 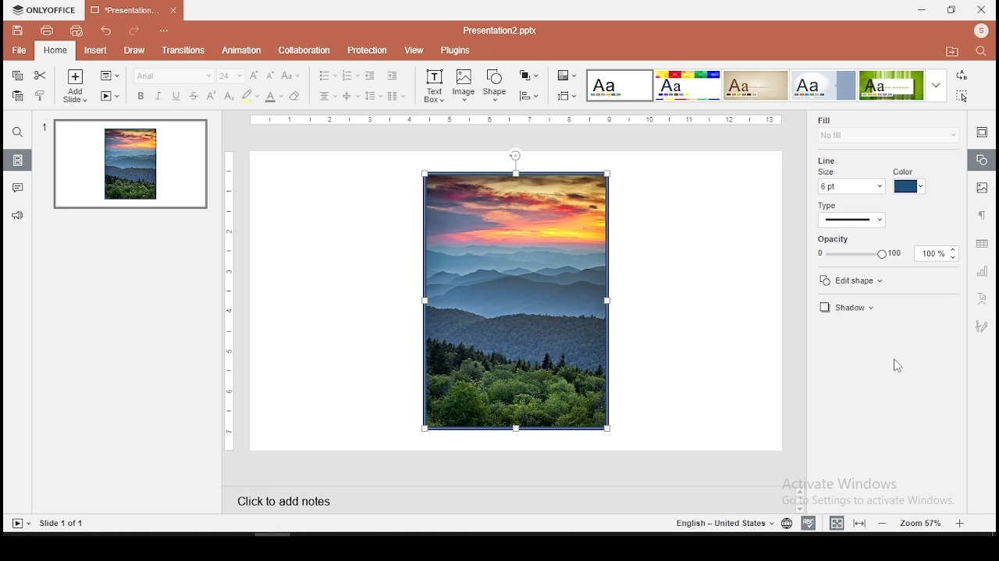 What do you see at coordinates (17, 217) in the screenshot?
I see `support and feedback` at bounding box center [17, 217].